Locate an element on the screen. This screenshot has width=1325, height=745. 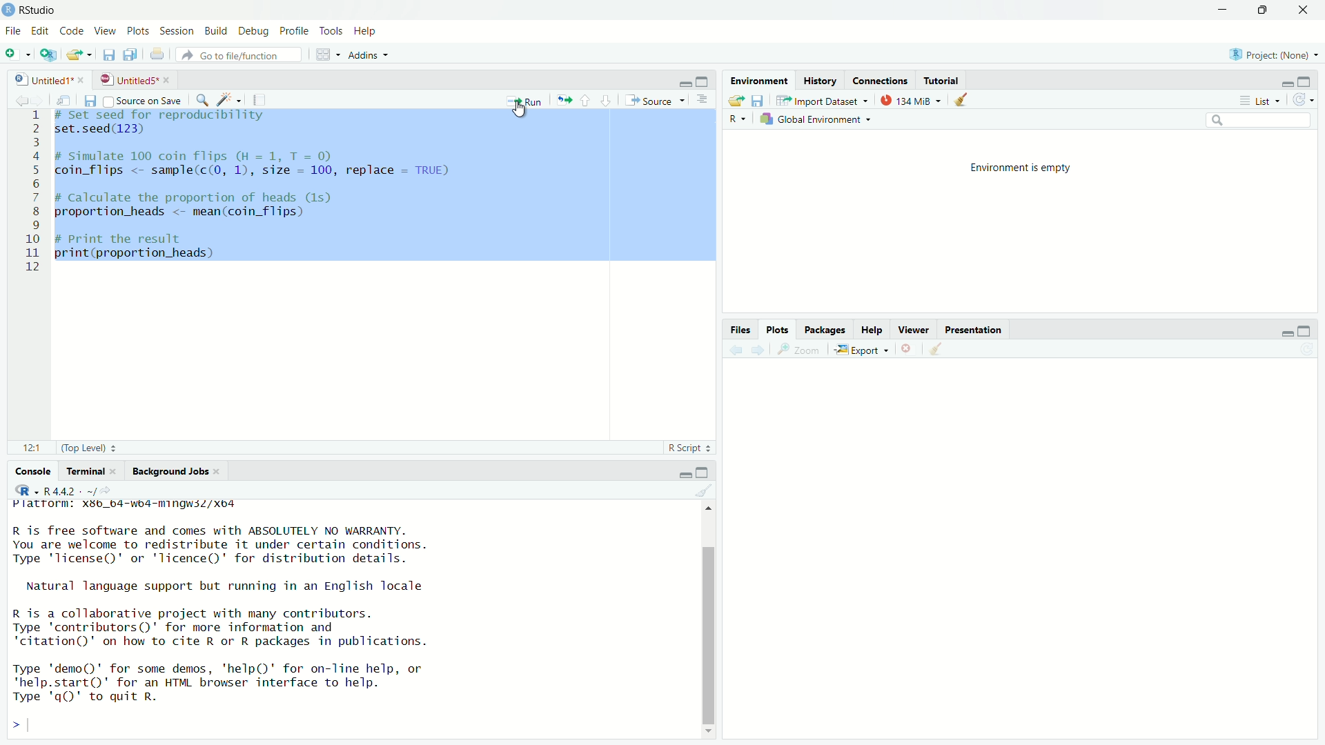
close is located at coordinates (1305, 8).